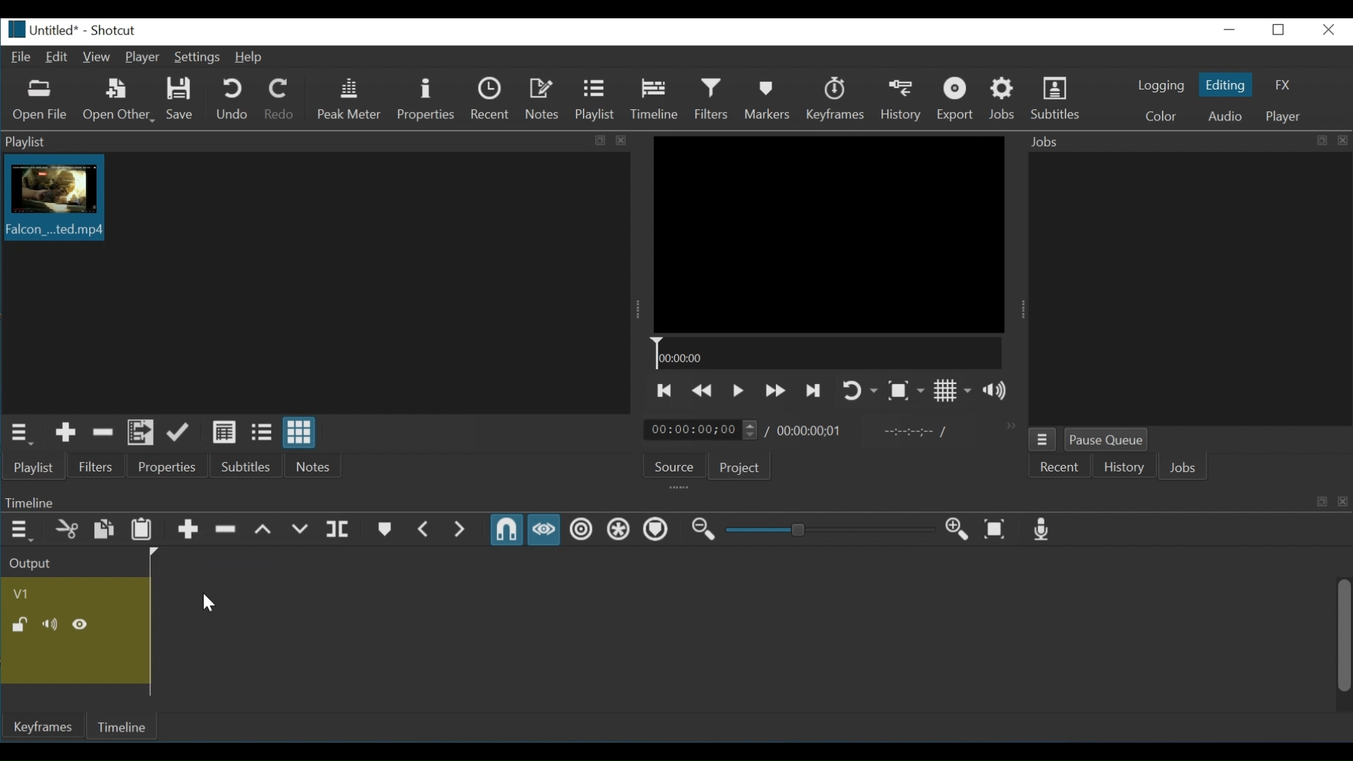 The height and width of the screenshot is (761, 1353). I want to click on Add files to the playlist, so click(139, 433).